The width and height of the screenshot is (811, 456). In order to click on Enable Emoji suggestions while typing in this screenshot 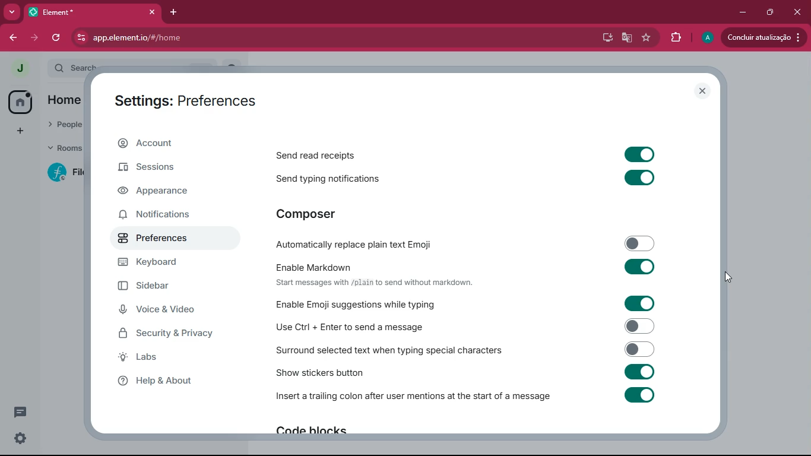, I will do `click(462, 303)`.